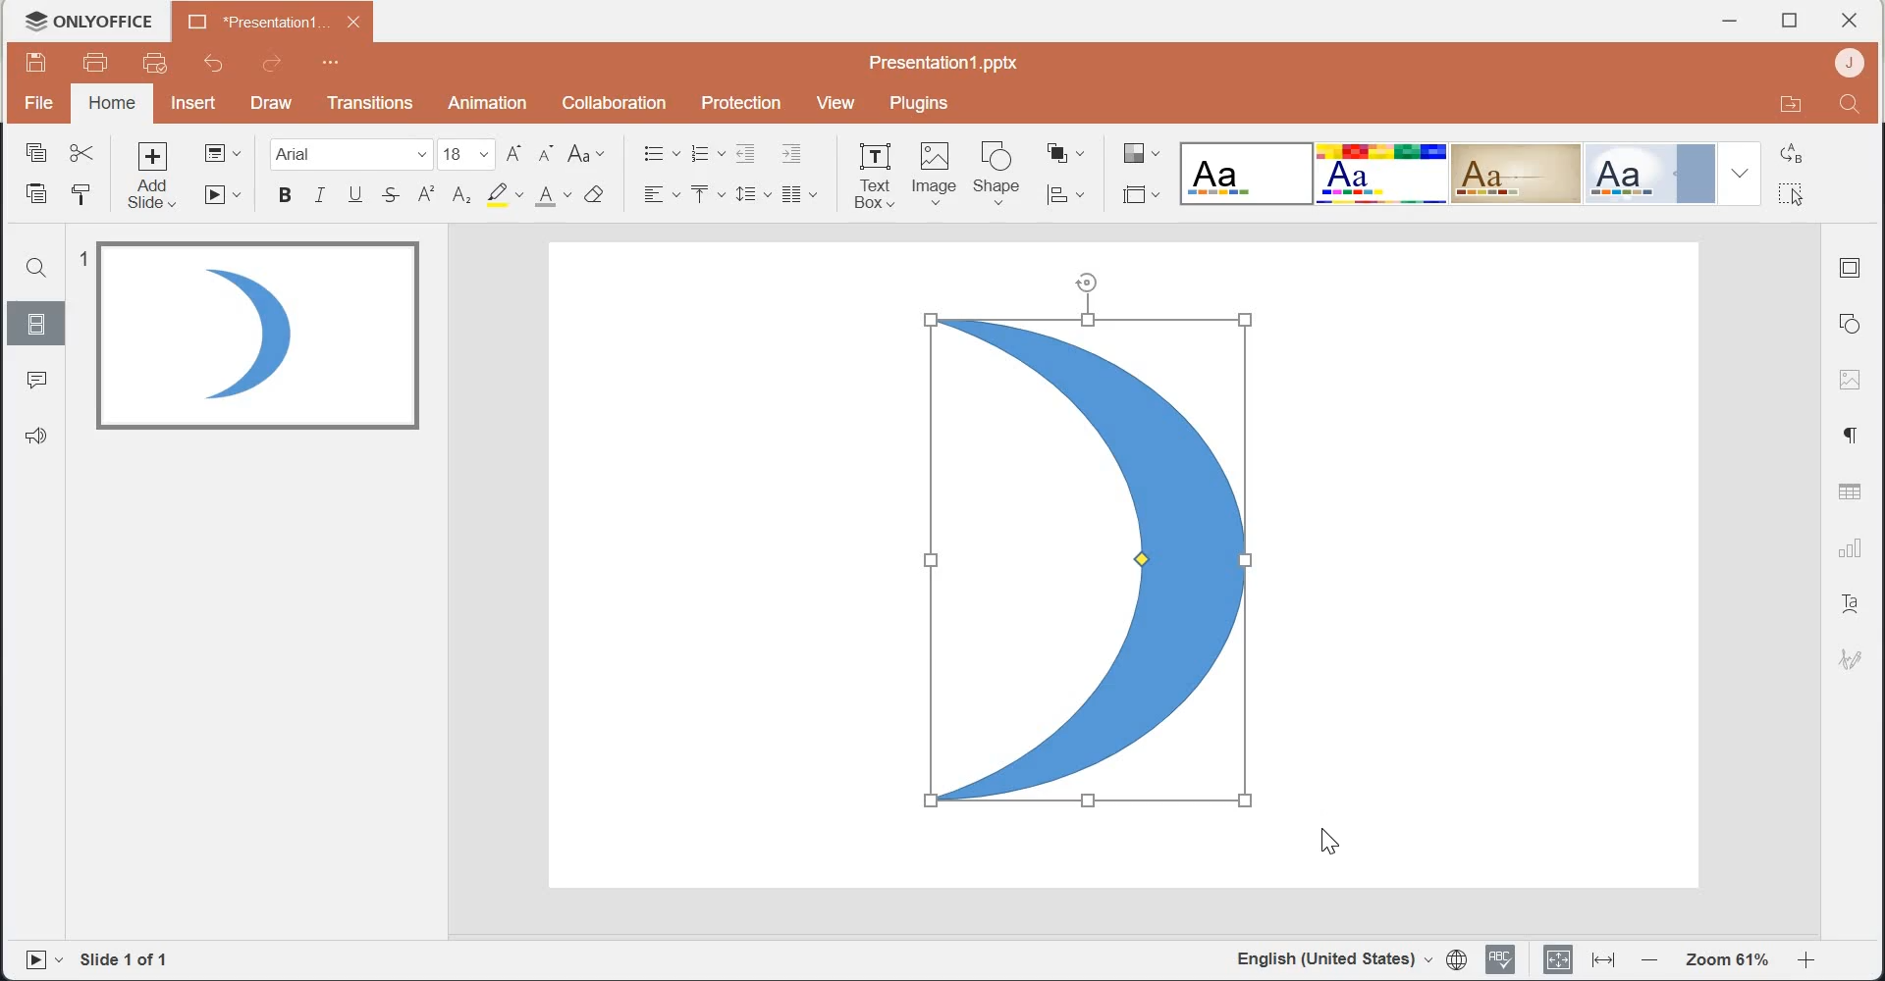 The height and width of the screenshot is (981, 1885). What do you see at coordinates (790, 154) in the screenshot?
I see `Increase Indent` at bounding box center [790, 154].